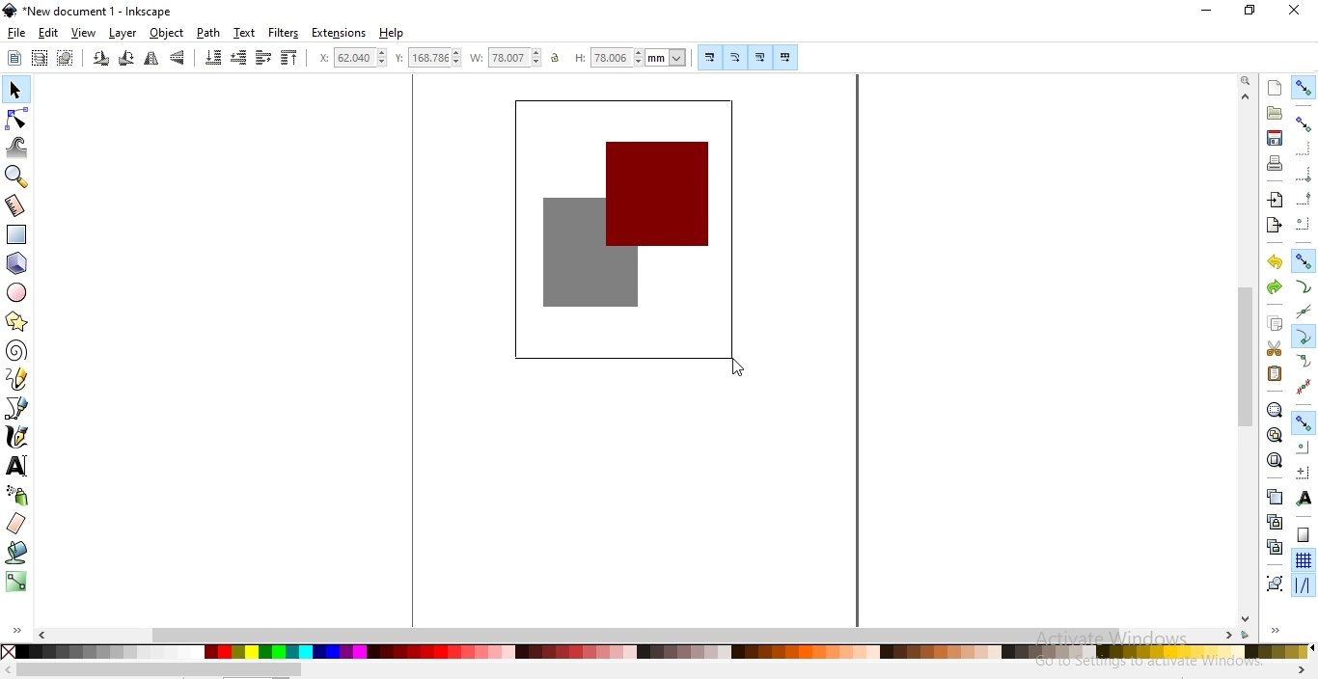 The height and width of the screenshot is (679, 1318). What do you see at coordinates (17, 438) in the screenshot?
I see `draw calligraphic or brush strokes` at bounding box center [17, 438].